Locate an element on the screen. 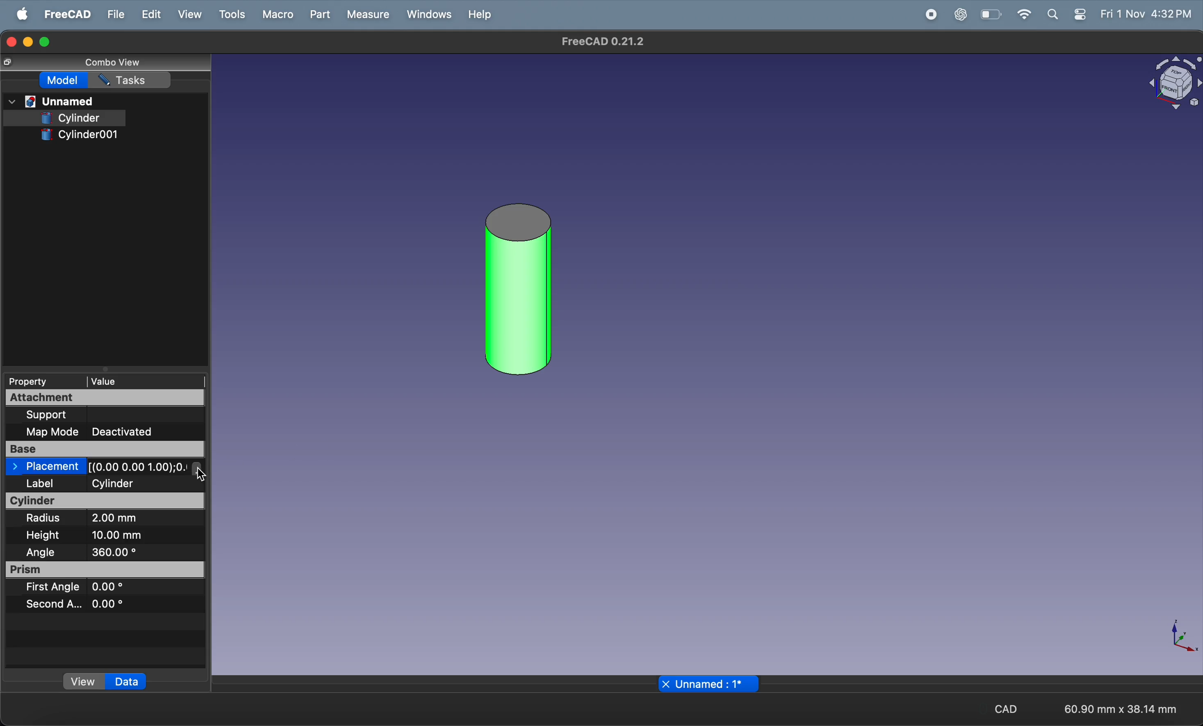 This screenshot has width=1203, height=726. combo view is located at coordinates (113, 63).